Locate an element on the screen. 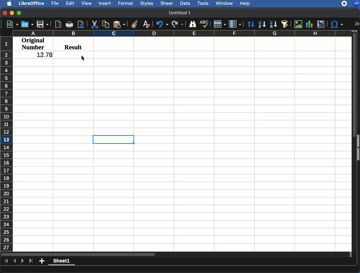 The width and height of the screenshot is (360, 273). Format is located at coordinates (126, 3).